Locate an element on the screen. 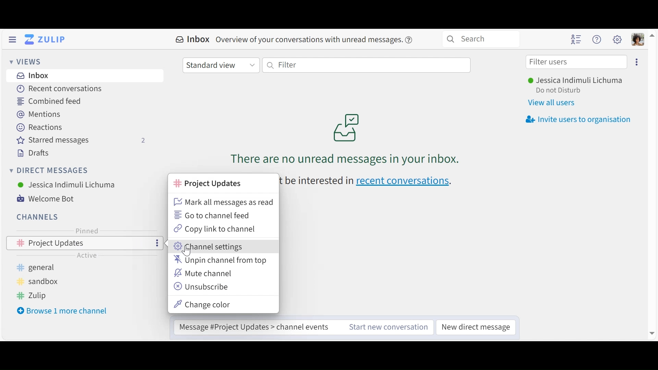 This screenshot has width=658, height=370. Channel is located at coordinates (38, 217).